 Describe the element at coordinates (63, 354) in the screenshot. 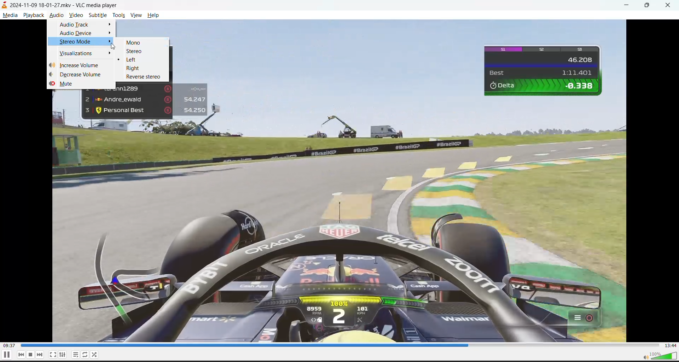

I see `settings` at that location.